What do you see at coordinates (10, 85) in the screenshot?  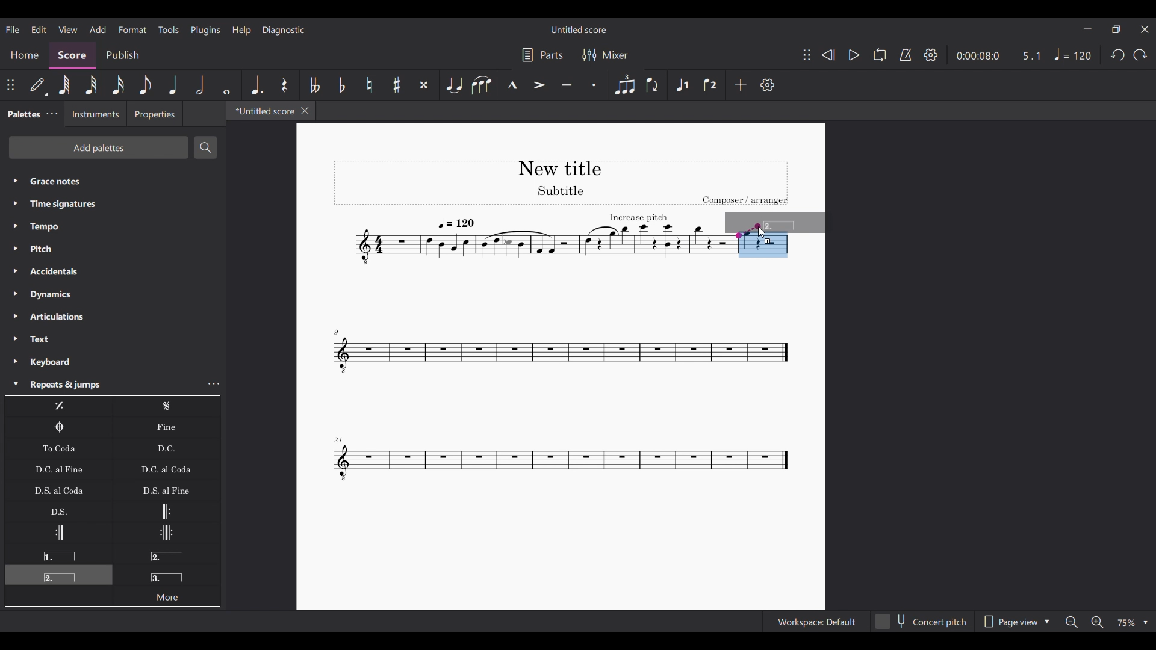 I see `Change position` at bounding box center [10, 85].